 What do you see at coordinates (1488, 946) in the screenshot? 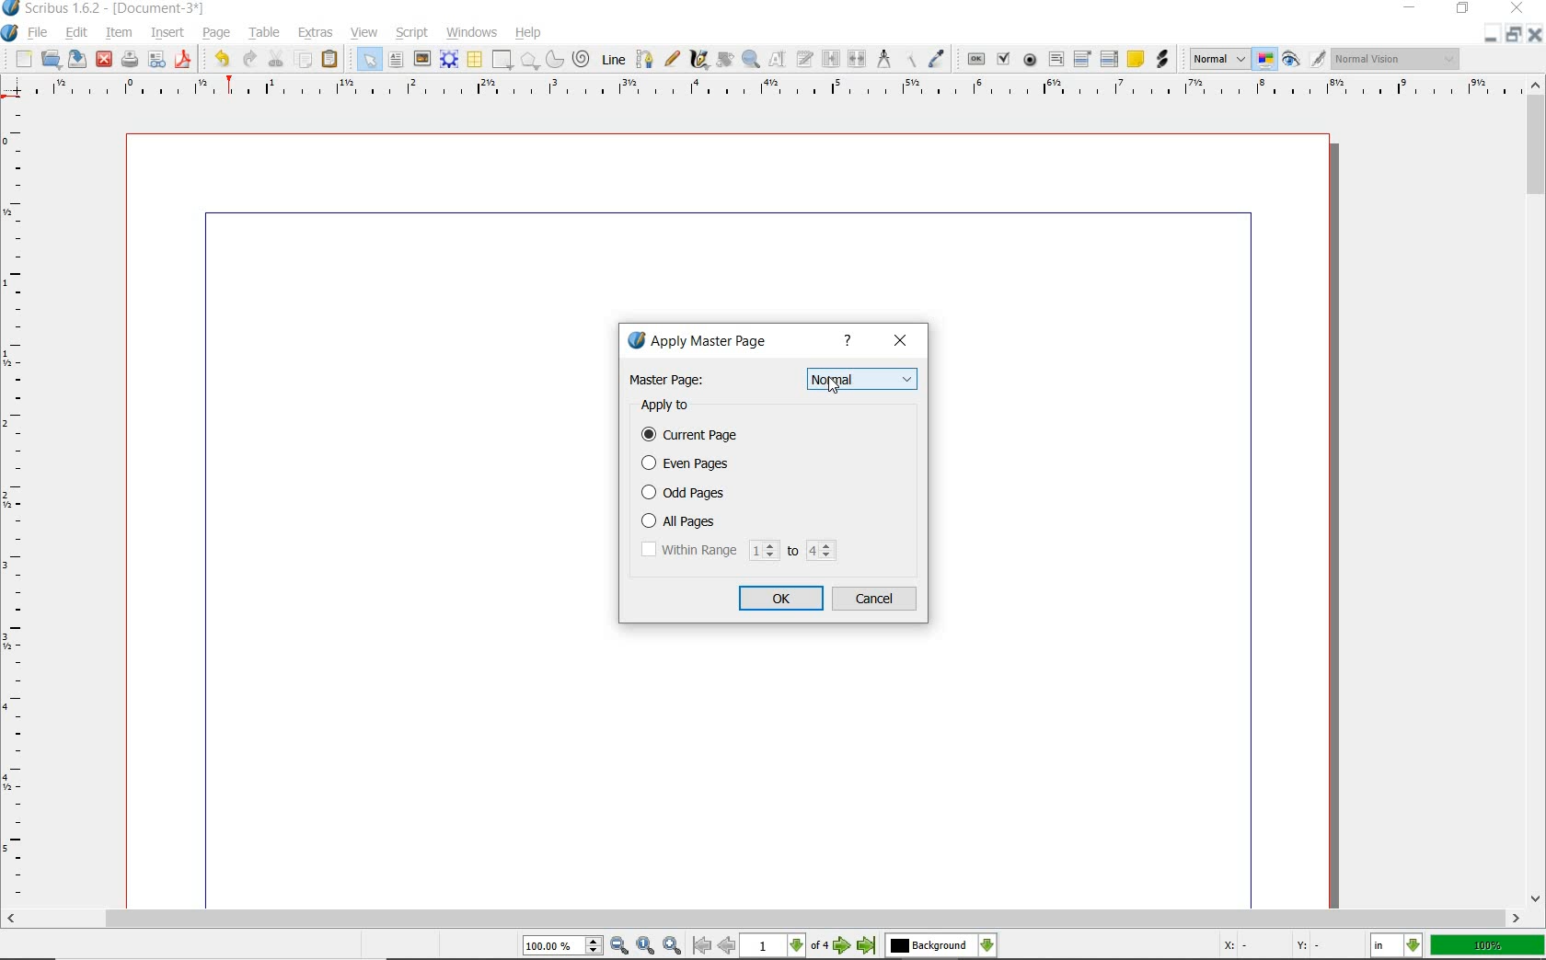
I see `zoom factor 100%` at bounding box center [1488, 946].